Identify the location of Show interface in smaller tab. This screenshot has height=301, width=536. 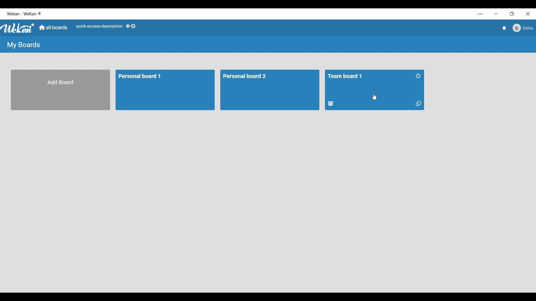
(512, 14).